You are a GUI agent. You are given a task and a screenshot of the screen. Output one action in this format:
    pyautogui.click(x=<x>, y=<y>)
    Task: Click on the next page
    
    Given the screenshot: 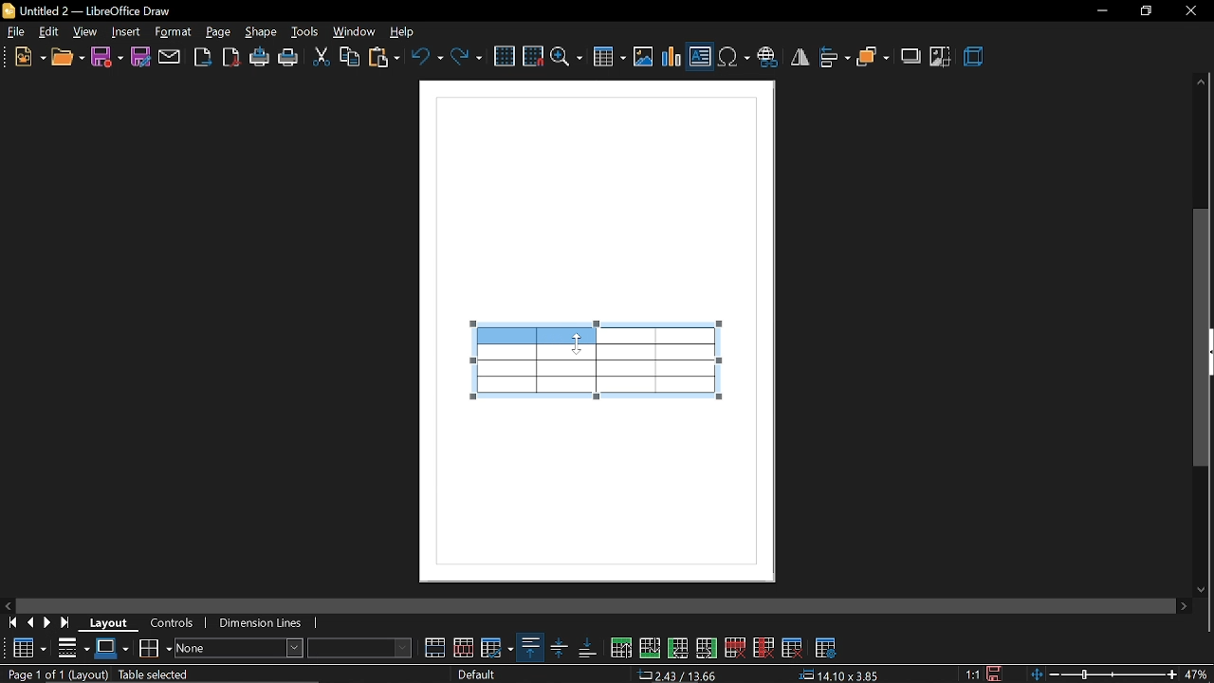 What is the action you would take?
    pyautogui.click(x=48, y=622)
    